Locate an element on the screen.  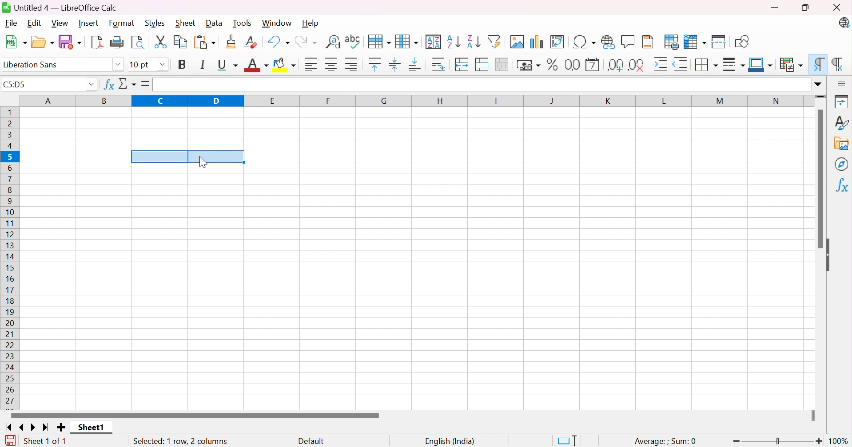
Align Top is located at coordinates (374, 64).